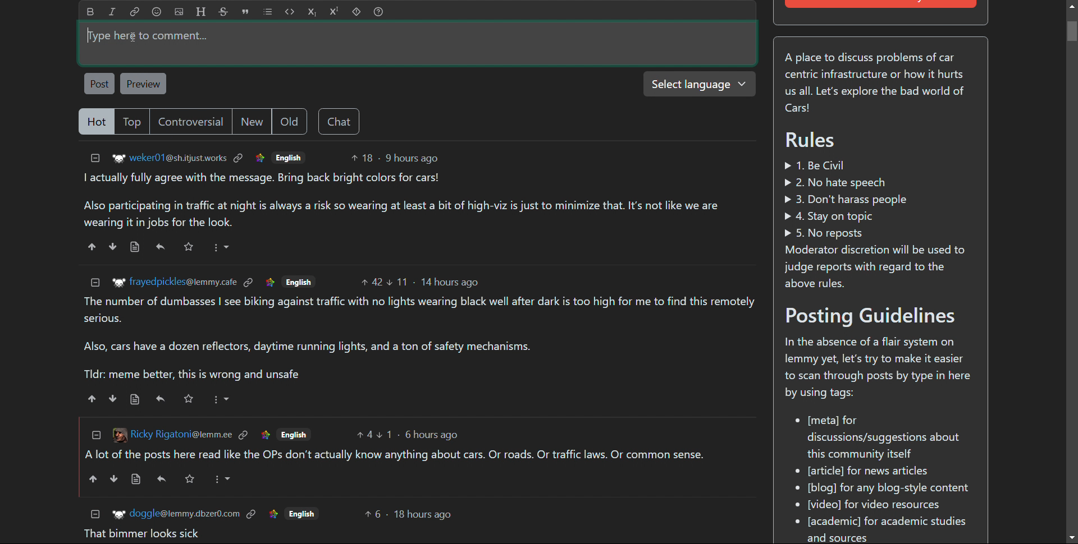  I want to click on +r doggle@lemmy.dbzer0.com, so click(175, 513).